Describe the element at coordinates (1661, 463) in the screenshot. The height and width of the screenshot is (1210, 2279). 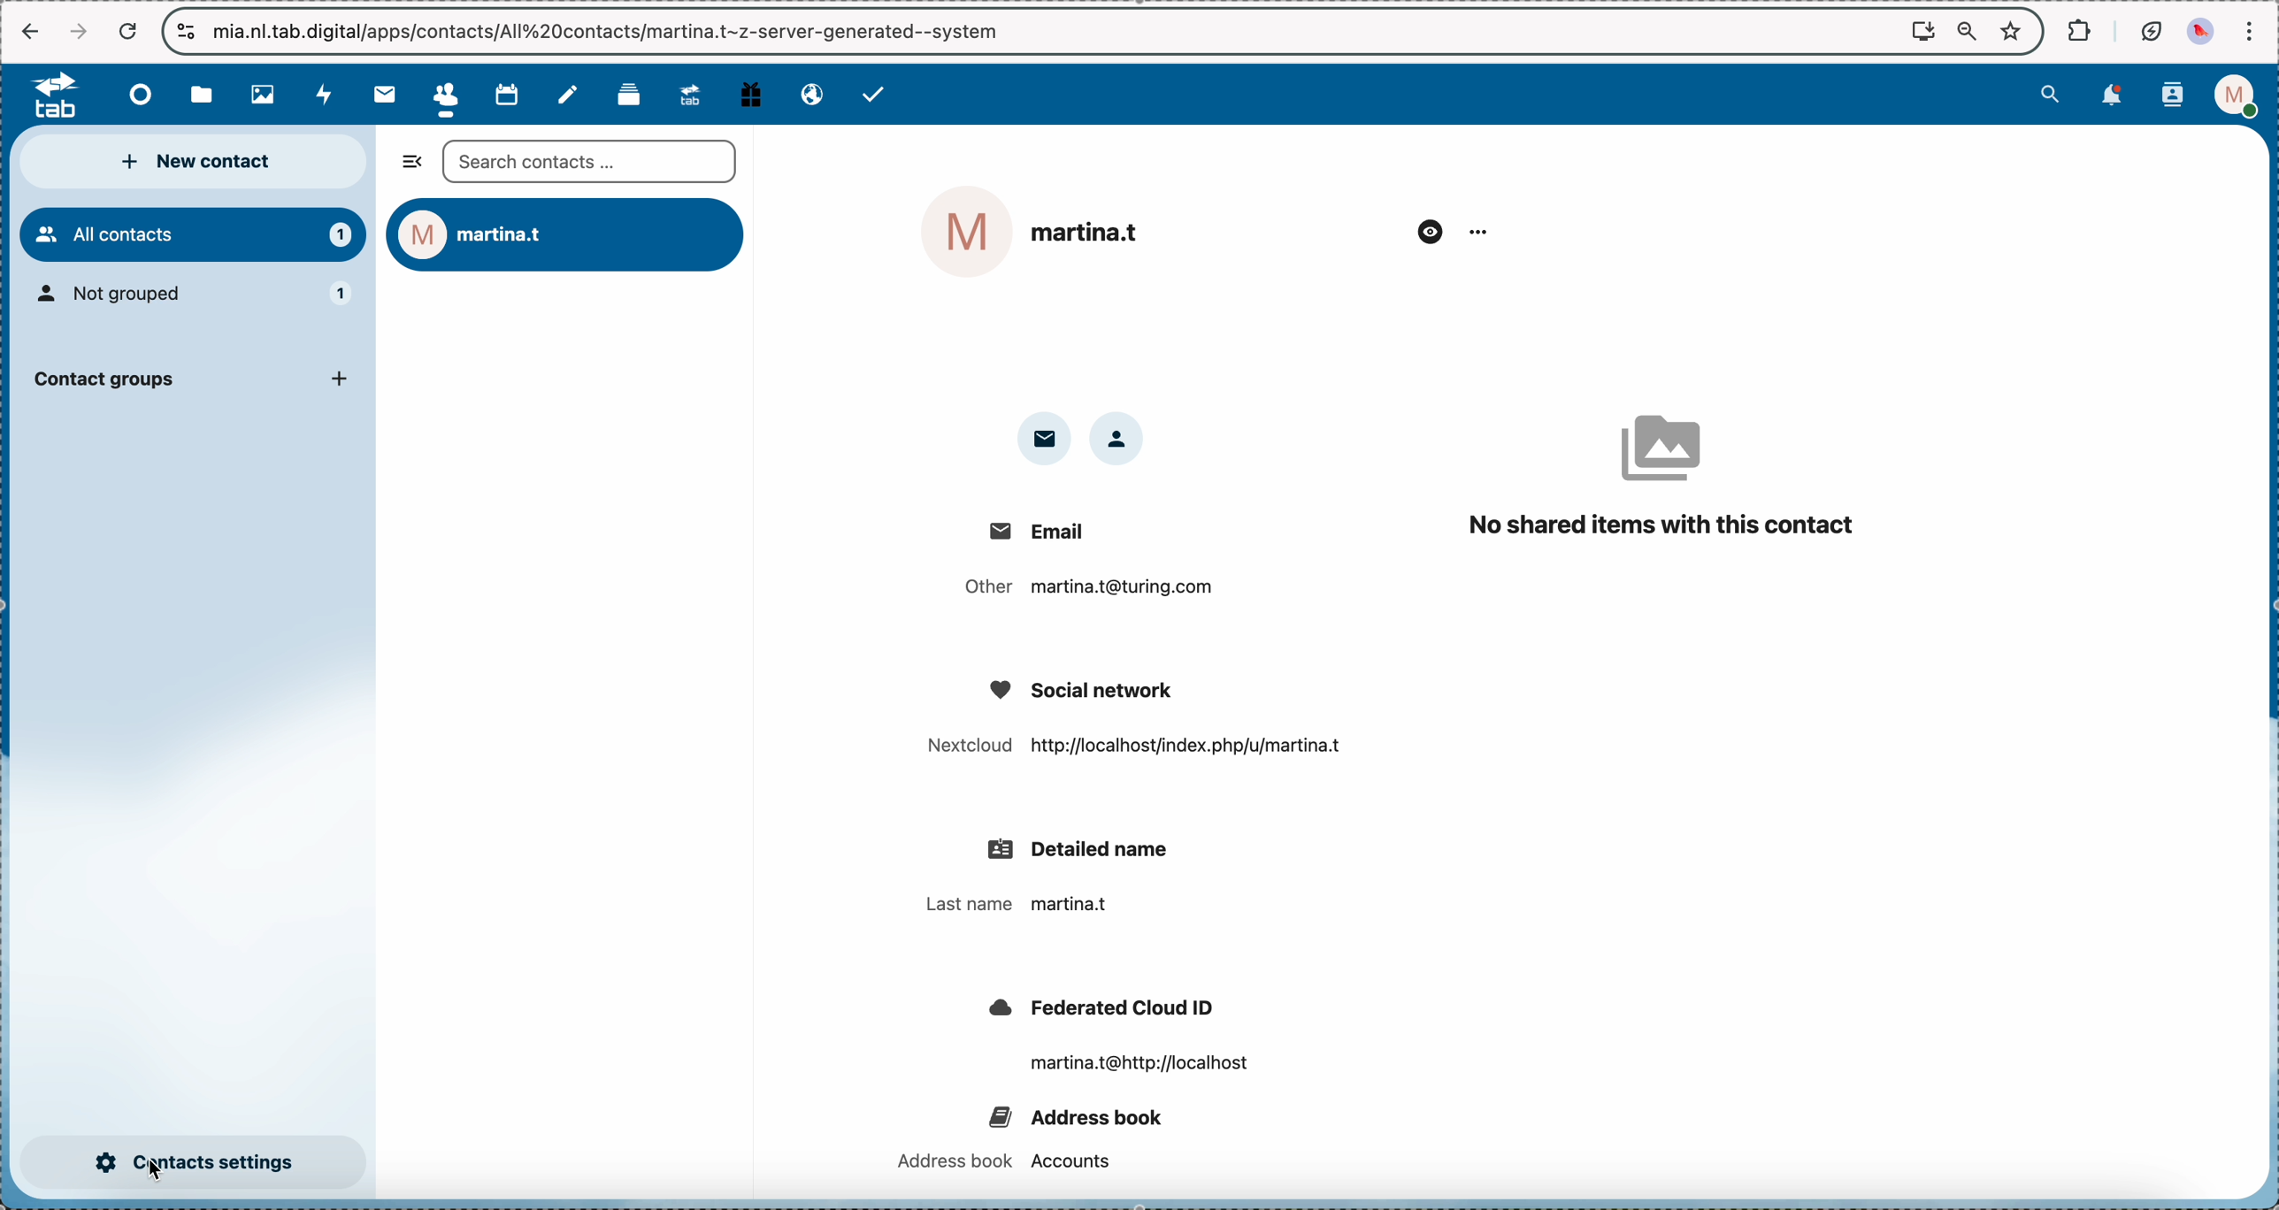
I see `no shared items with this contact` at that location.